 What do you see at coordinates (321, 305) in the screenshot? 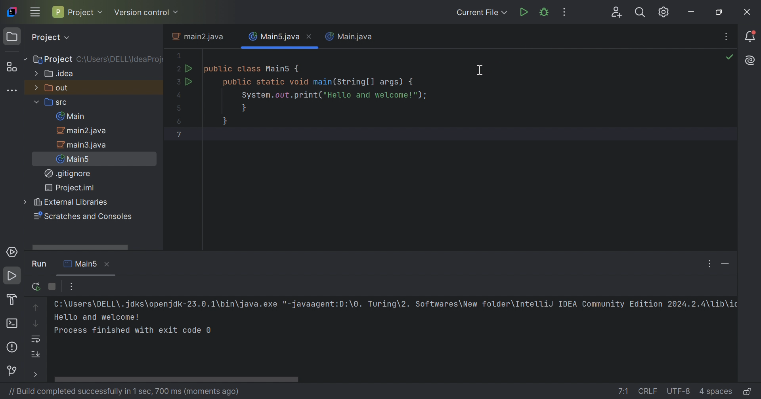
I see `"-javascript:D\:\0.` at bounding box center [321, 305].